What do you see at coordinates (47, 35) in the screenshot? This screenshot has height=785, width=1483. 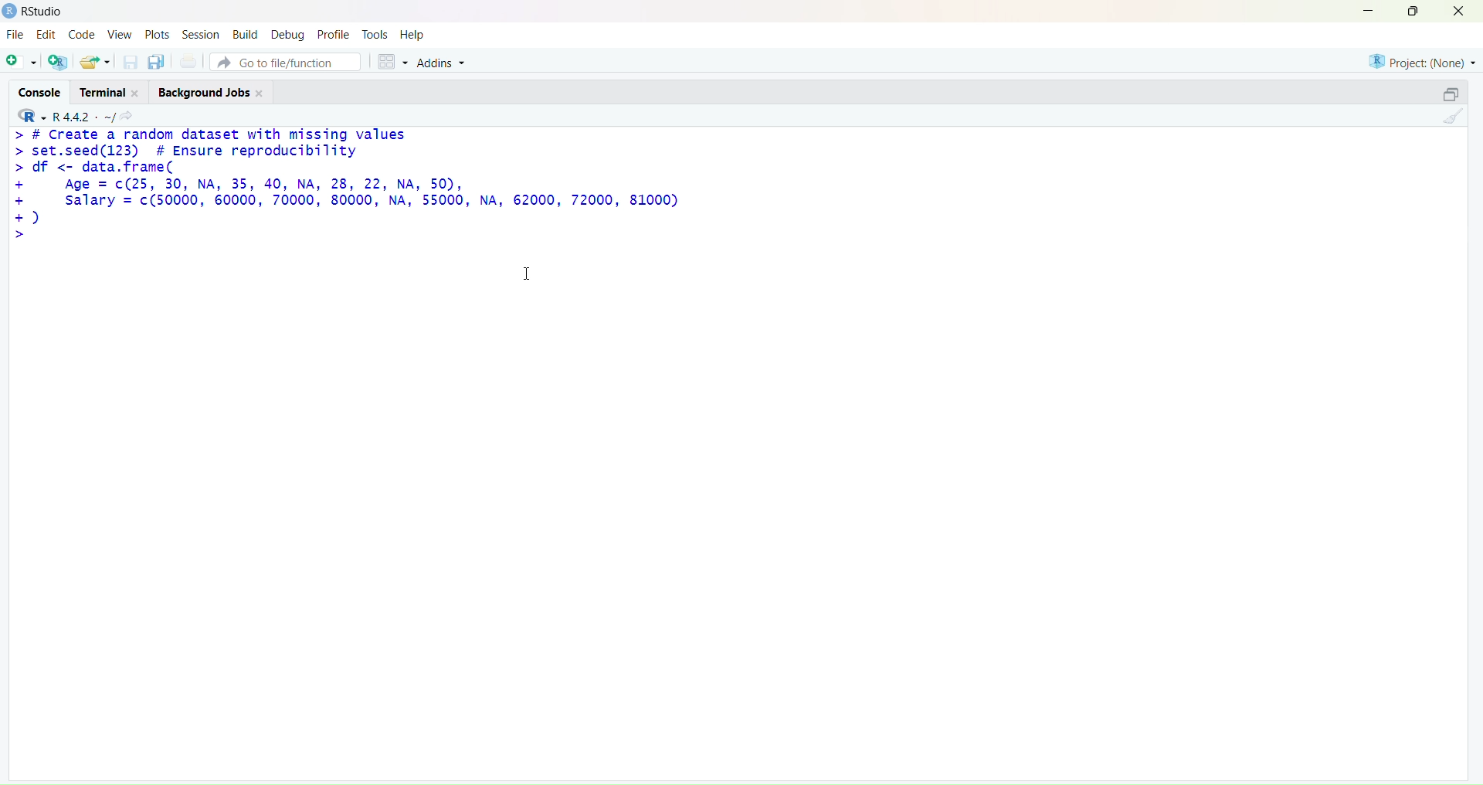 I see `edit` at bounding box center [47, 35].